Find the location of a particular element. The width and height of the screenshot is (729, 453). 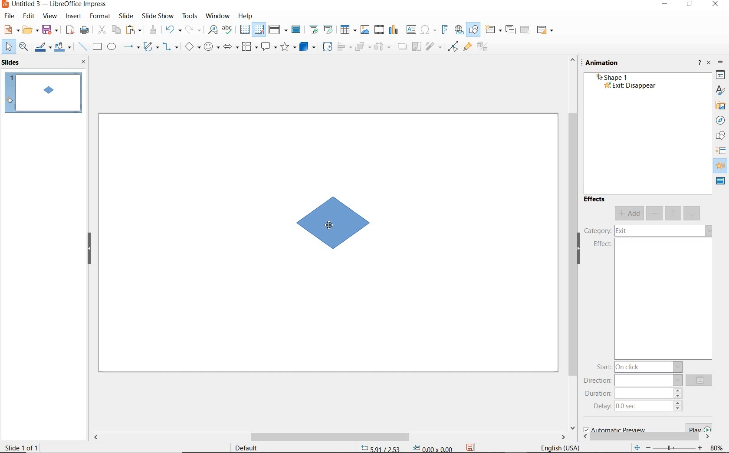

view is located at coordinates (49, 16).